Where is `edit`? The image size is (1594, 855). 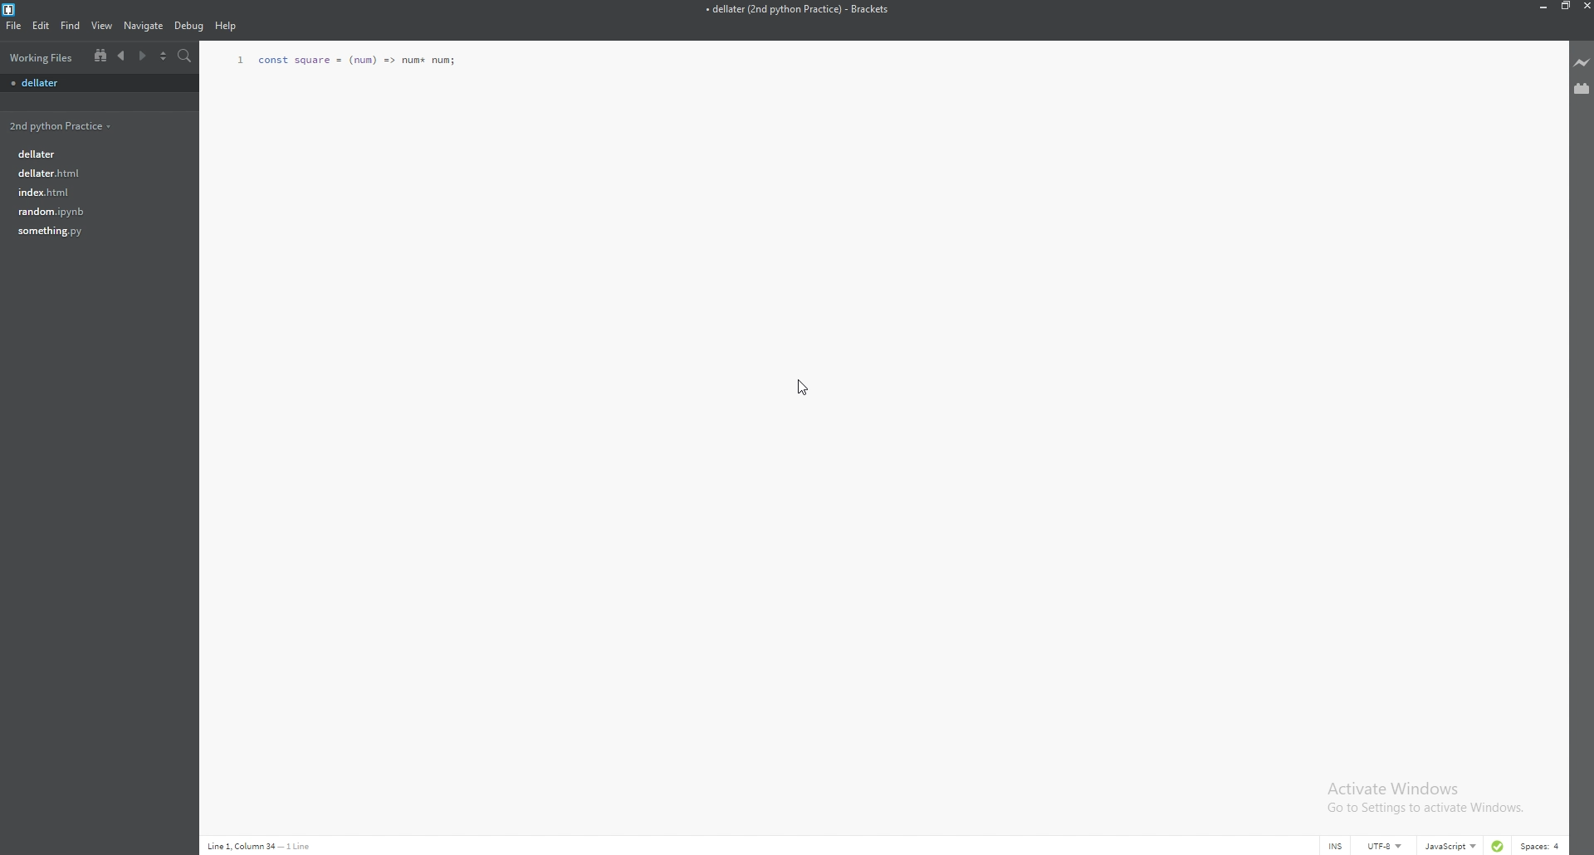
edit is located at coordinates (40, 25).